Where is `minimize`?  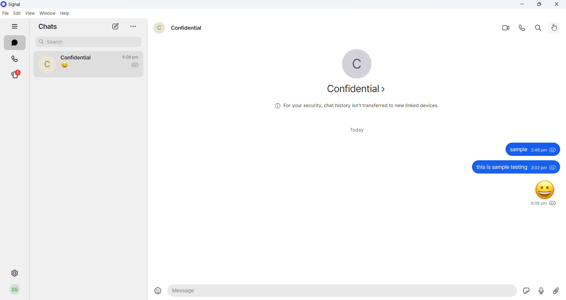
minimize is located at coordinates (521, 4).